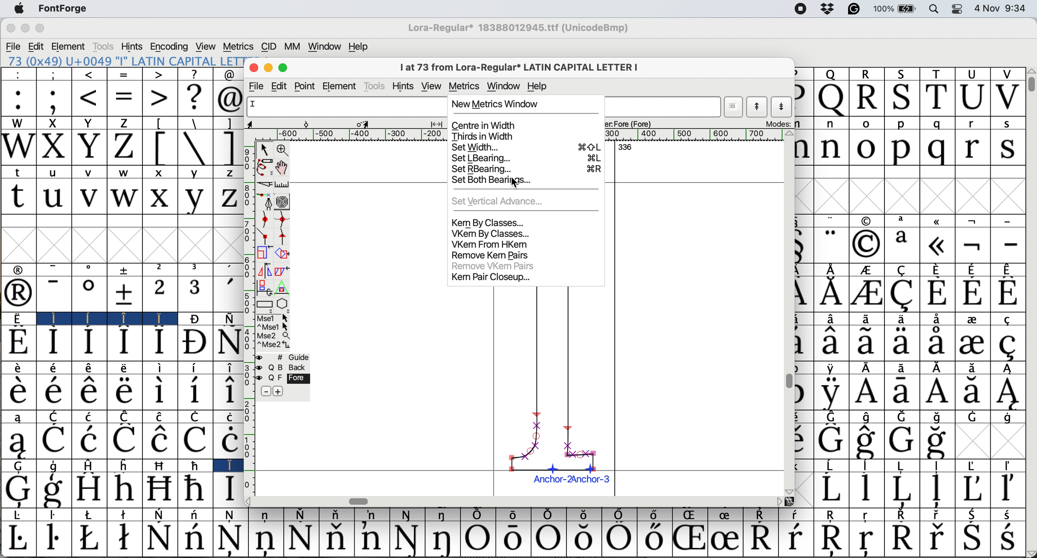 This screenshot has width=1037, height=558. What do you see at coordinates (253, 502) in the screenshot?
I see `` at bounding box center [253, 502].